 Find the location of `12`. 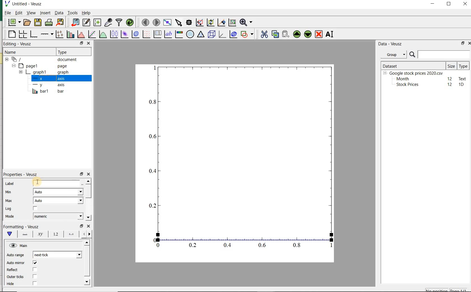

12 is located at coordinates (450, 84).